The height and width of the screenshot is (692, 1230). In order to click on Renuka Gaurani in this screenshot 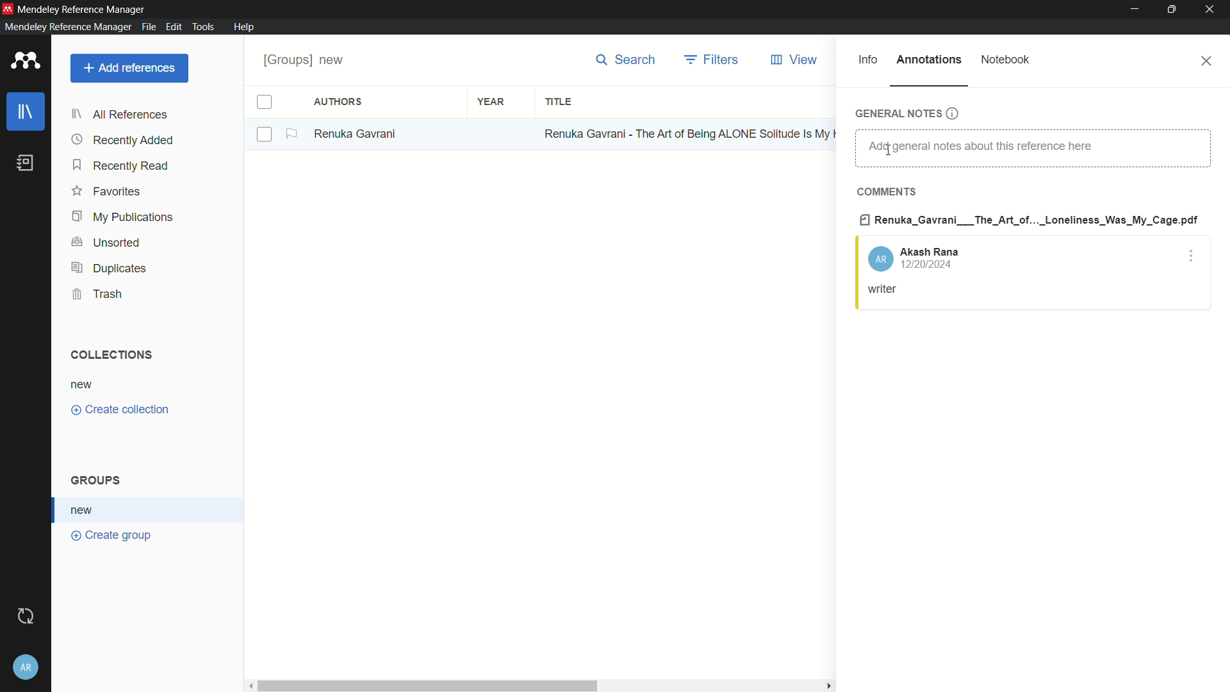, I will do `click(360, 134)`.